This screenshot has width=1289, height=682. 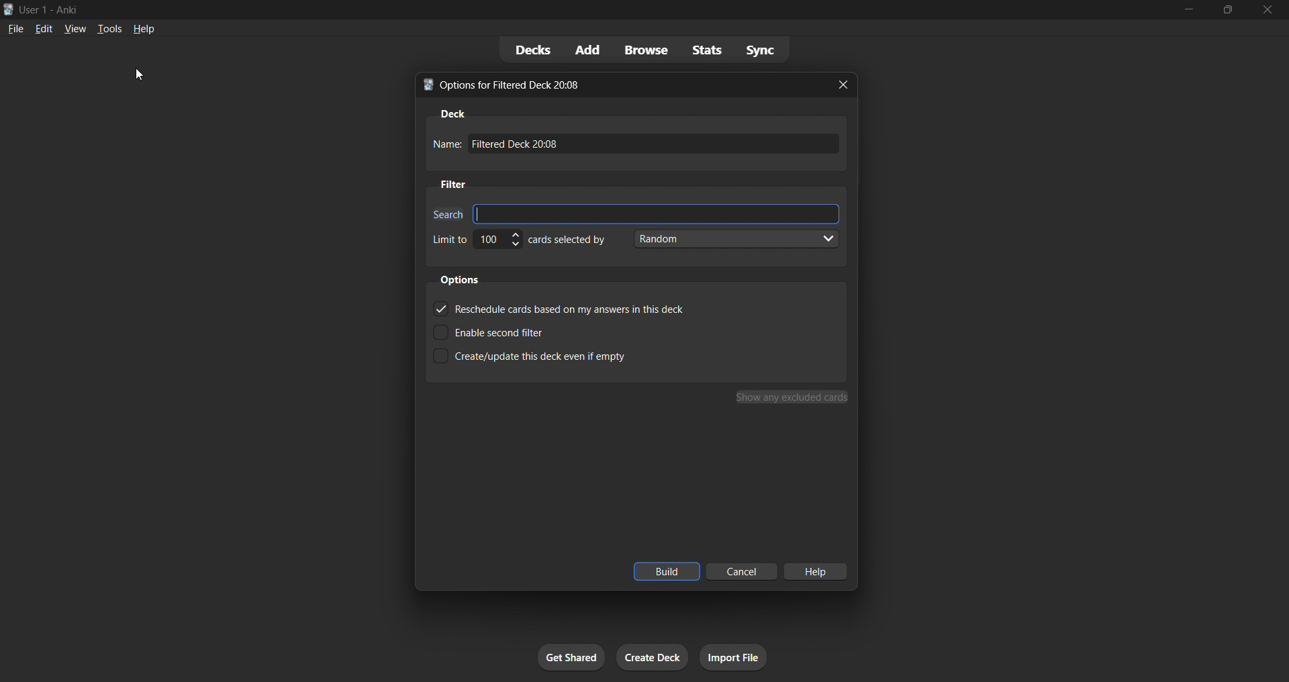 What do you see at coordinates (8, 9) in the screenshot?
I see `Anki` at bounding box center [8, 9].